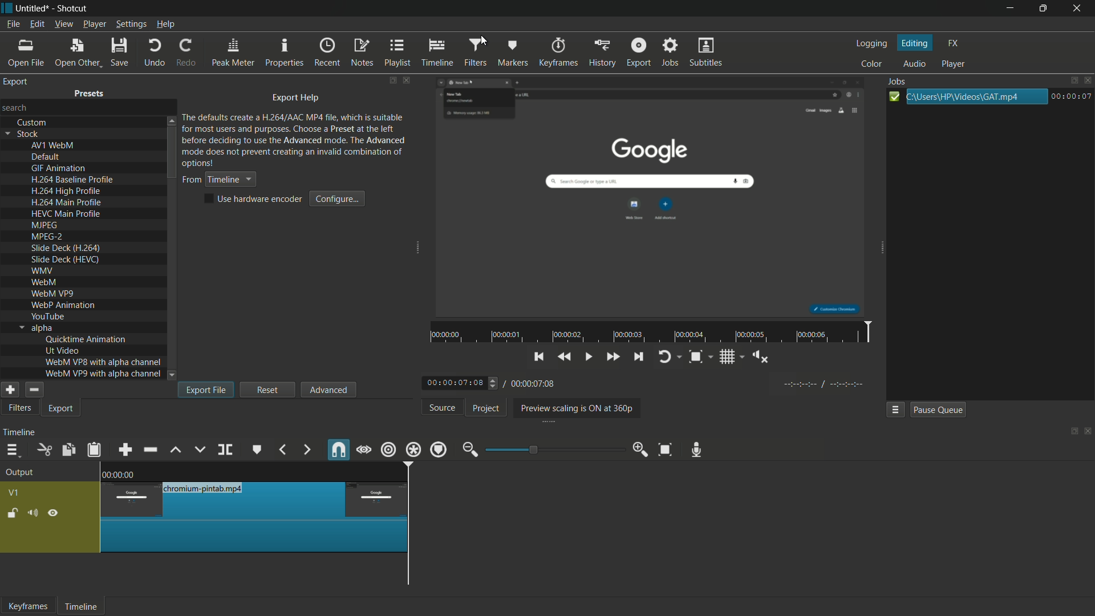  What do you see at coordinates (218, 180) in the screenshot?
I see `Timeline` at bounding box center [218, 180].